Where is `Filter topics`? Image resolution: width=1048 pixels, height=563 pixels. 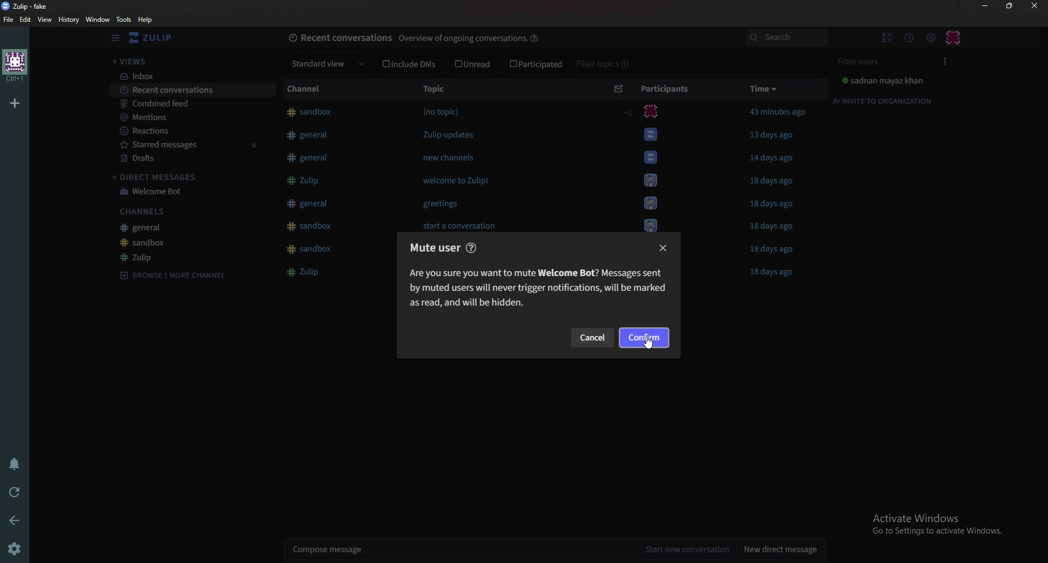
Filter topics is located at coordinates (604, 64).